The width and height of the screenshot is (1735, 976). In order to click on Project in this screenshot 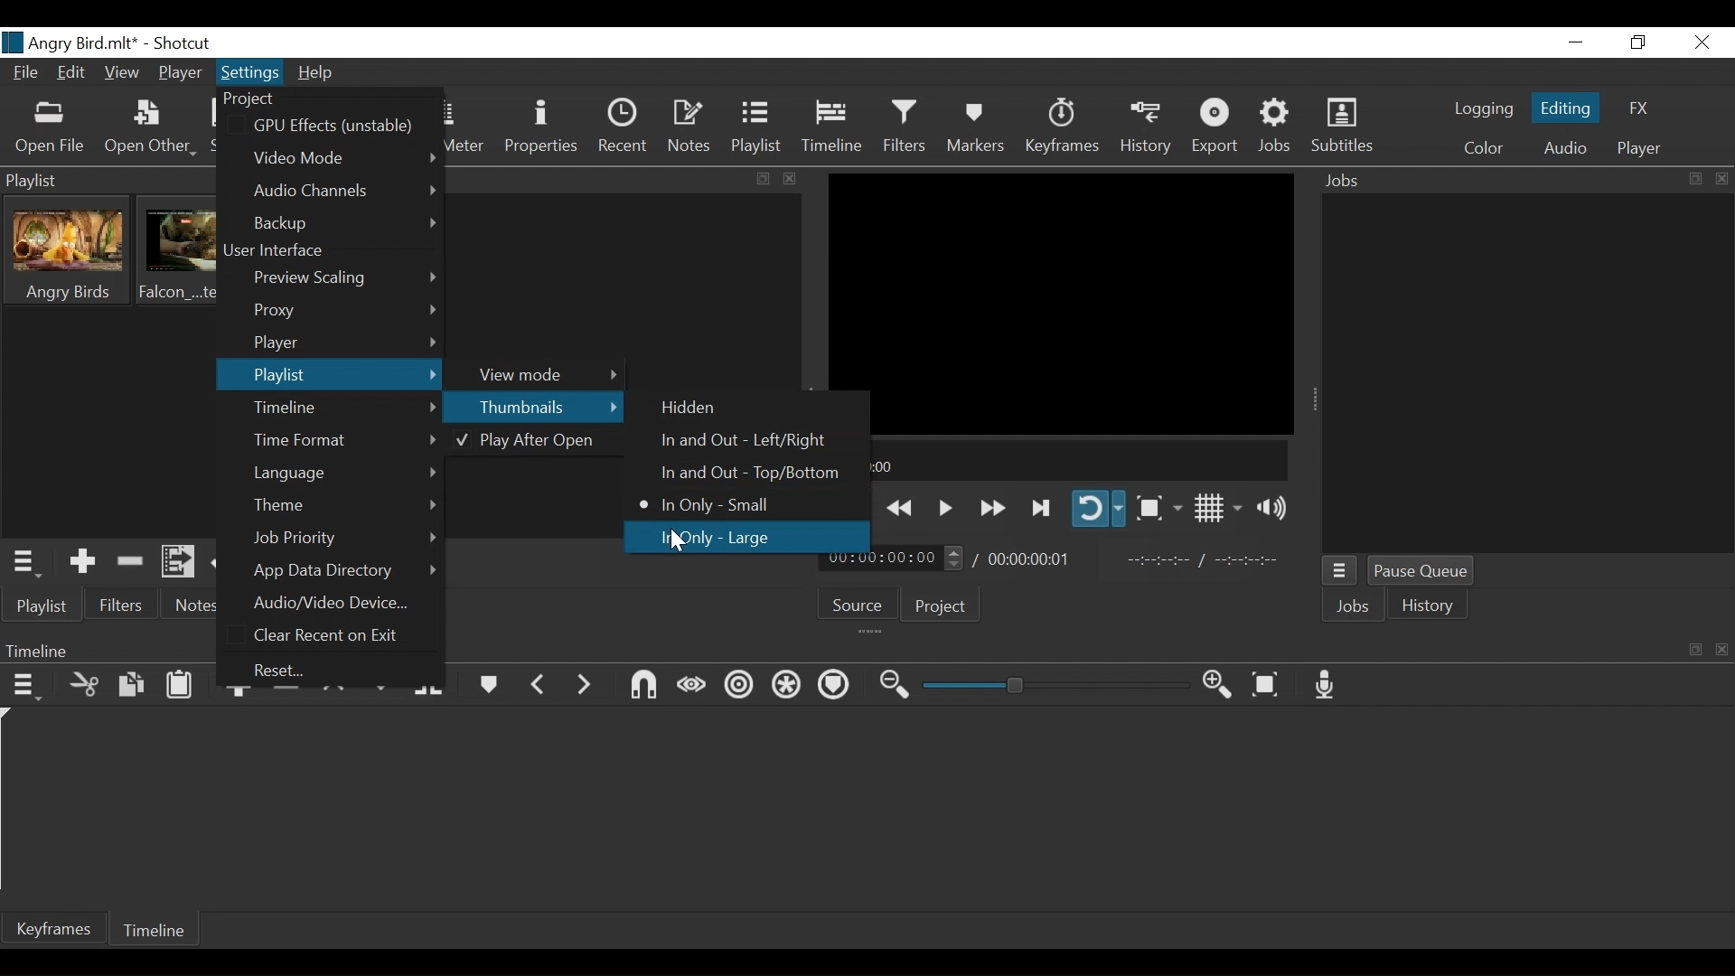, I will do `click(941, 606)`.